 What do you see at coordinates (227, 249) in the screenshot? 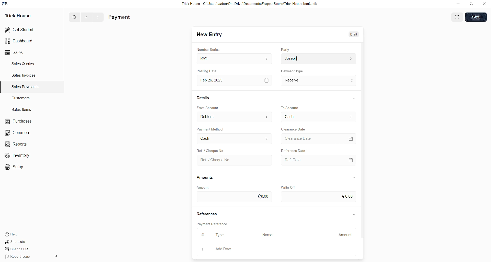
I see `+ Add Row` at bounding box center [227, 249].